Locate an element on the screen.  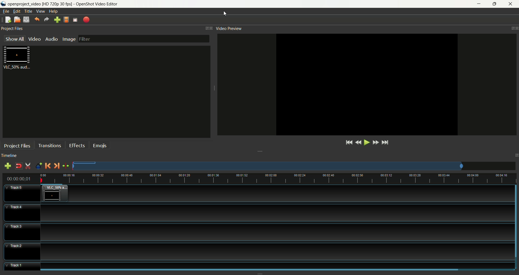
view is located at coordinates (41, 11).